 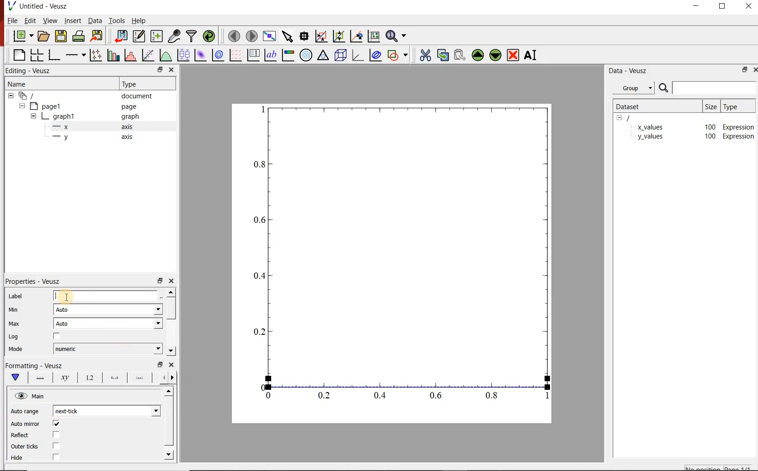 I want to click on y_values, so click(x=650, y=137).